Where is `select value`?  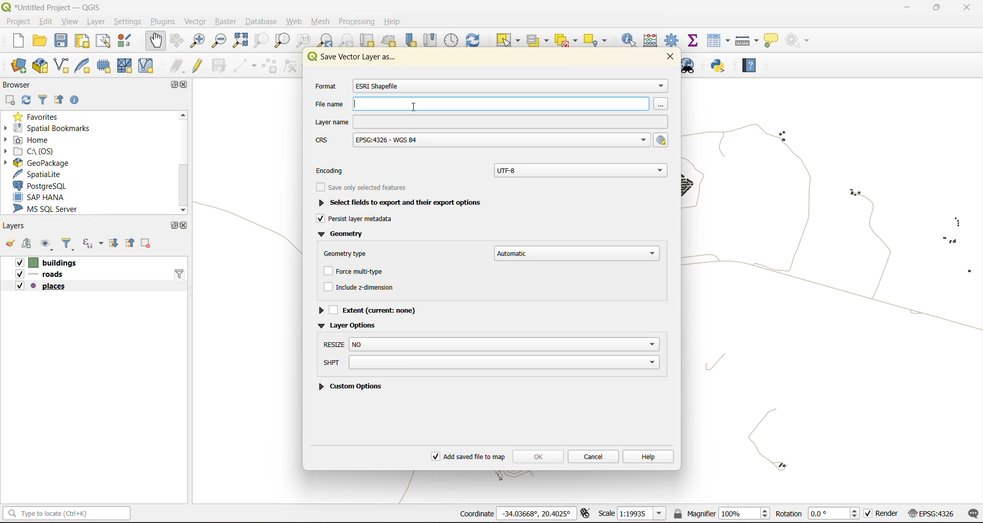 select value is located at coordinates (540, 40).